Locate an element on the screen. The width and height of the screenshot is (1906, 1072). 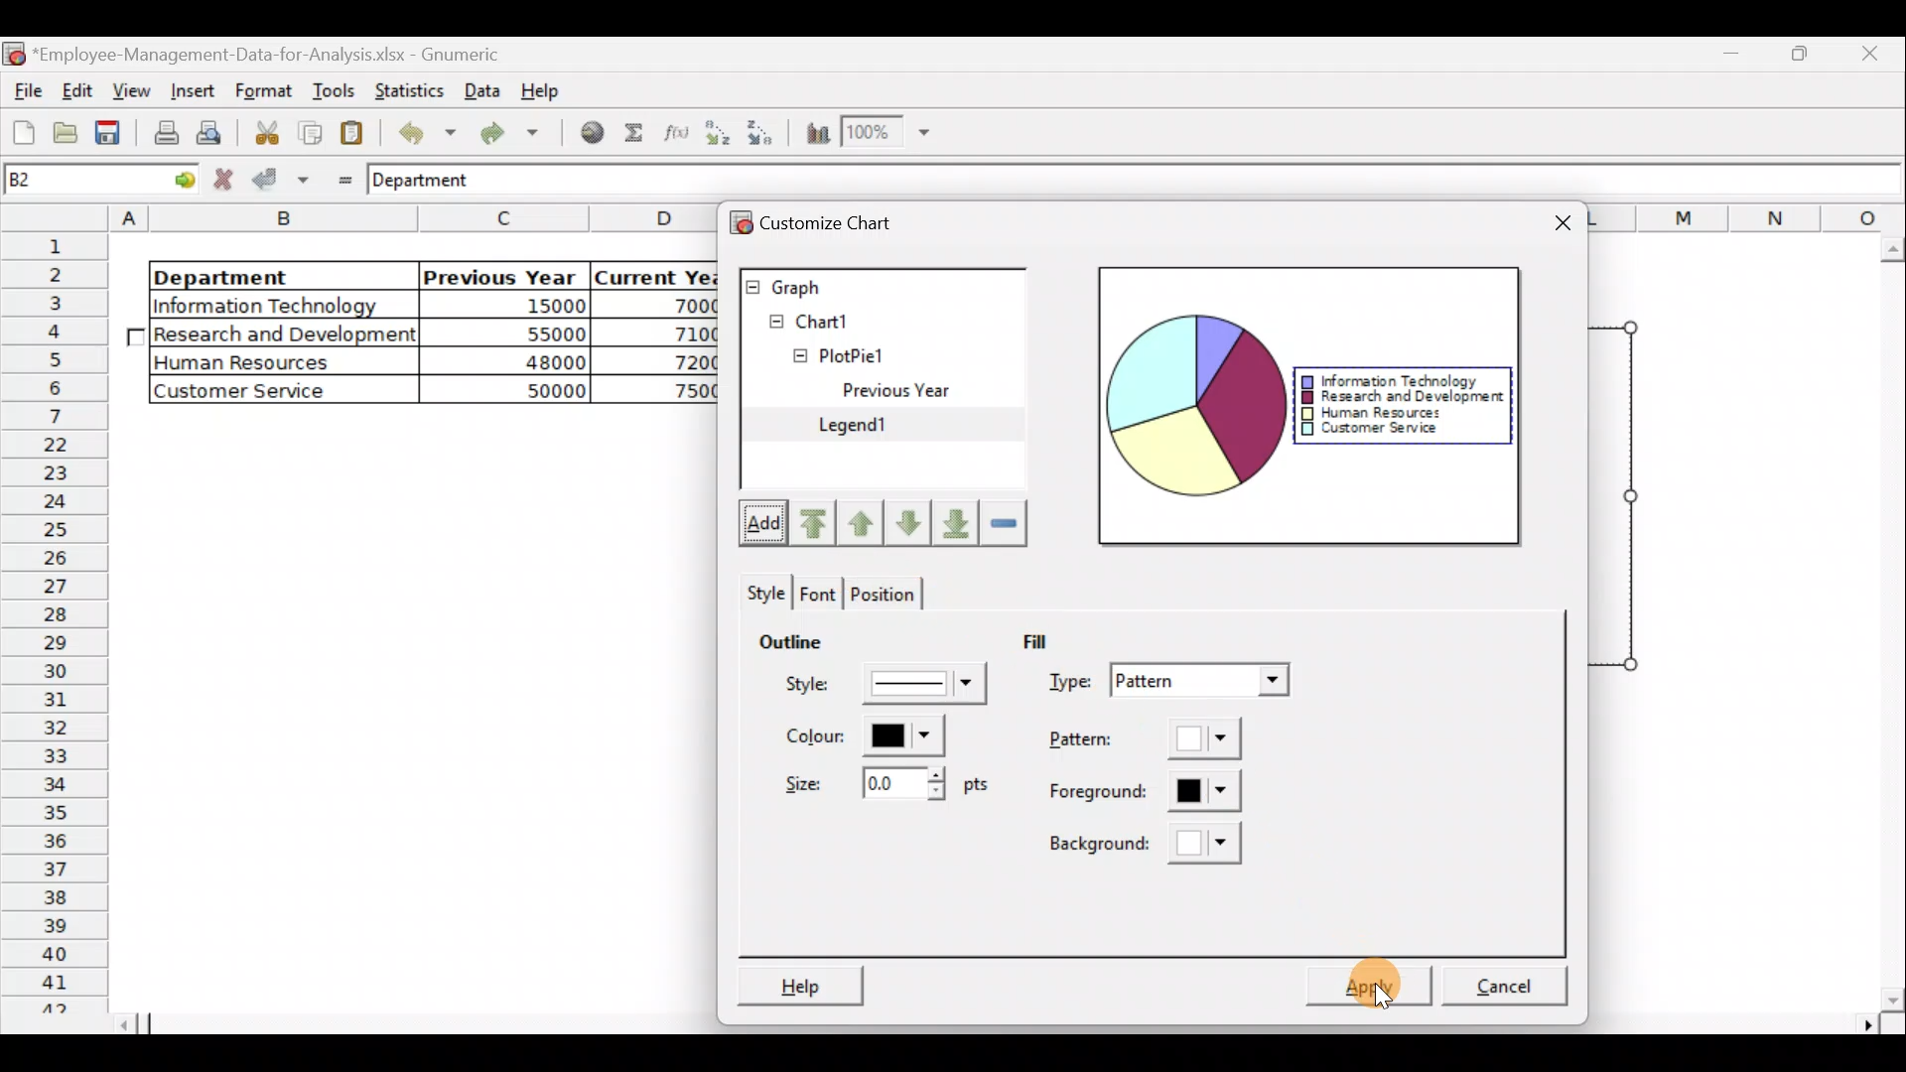
Apply is located at coordinates (1380, 979).